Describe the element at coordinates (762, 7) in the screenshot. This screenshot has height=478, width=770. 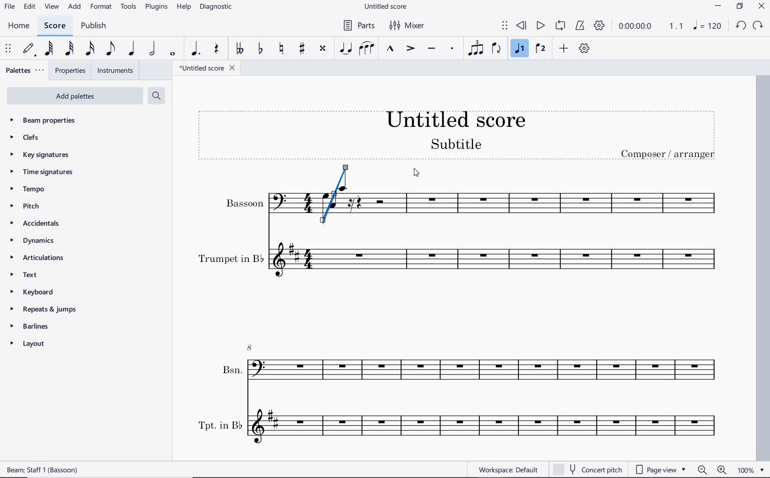
I see `CLOSE` at that location.